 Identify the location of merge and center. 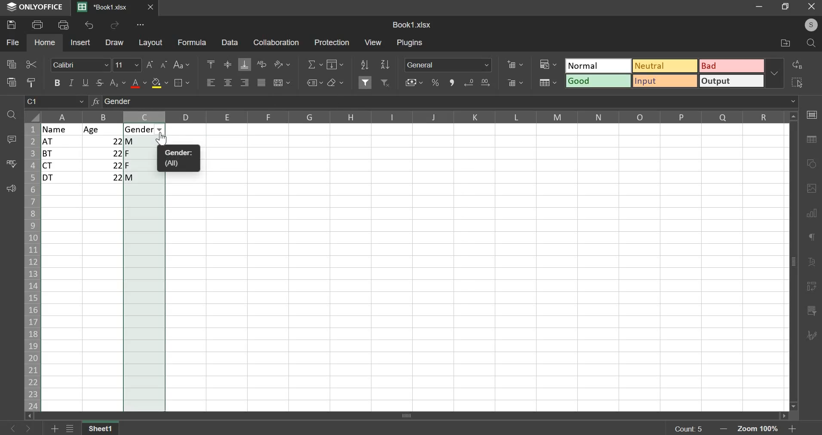
(282, 83).